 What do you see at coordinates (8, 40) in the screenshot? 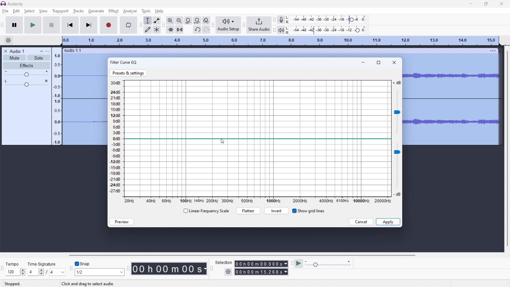
I see `timeline settings` at bounding box center [8, 40].